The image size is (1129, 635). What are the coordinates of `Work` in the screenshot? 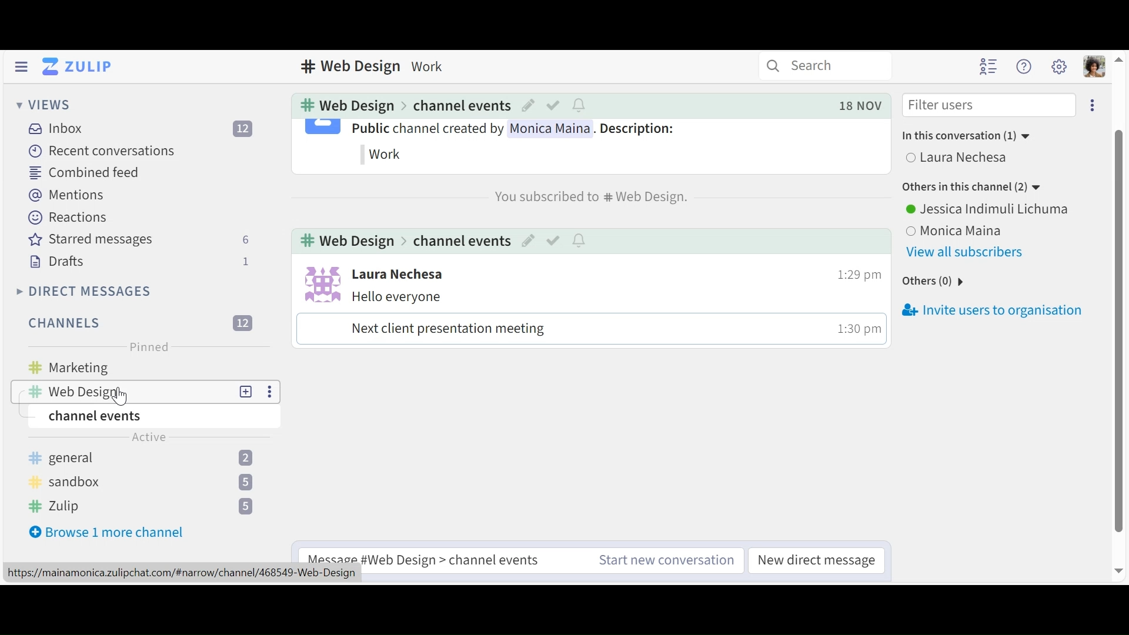 It's located at (386, 153).